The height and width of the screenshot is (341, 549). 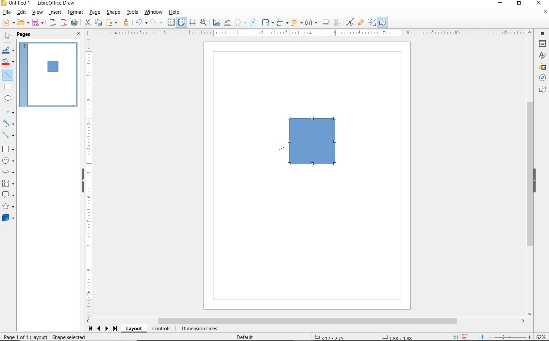 I want to click on STARS AND BANNERS, so click(x=8, y=207).